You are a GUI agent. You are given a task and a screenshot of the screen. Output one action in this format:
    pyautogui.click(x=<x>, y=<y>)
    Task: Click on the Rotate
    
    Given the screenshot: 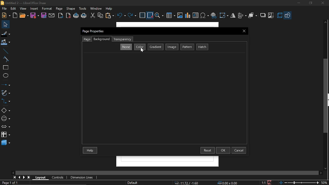 What is the action you would take?
    pyautogui.click(x=224, y=16)
    